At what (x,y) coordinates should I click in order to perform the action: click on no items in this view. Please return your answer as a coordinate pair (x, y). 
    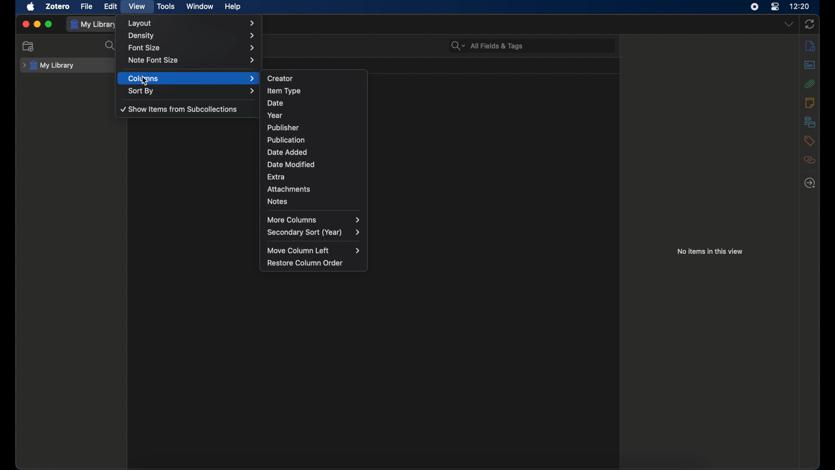
    Looking at the image, I should click on (710, 252).